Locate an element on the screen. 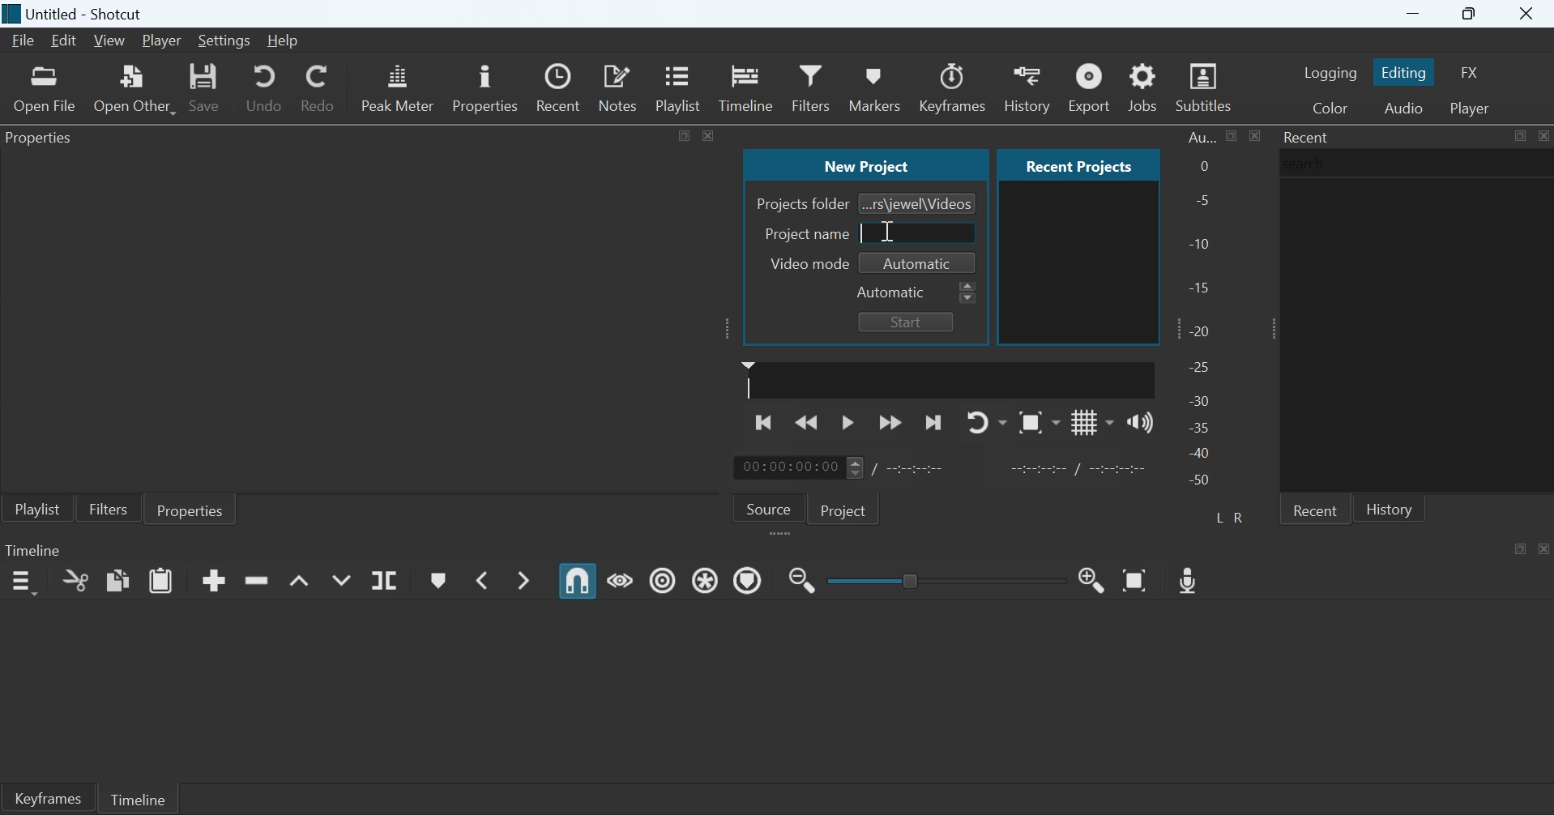  View is located at coordinates (108, 41).